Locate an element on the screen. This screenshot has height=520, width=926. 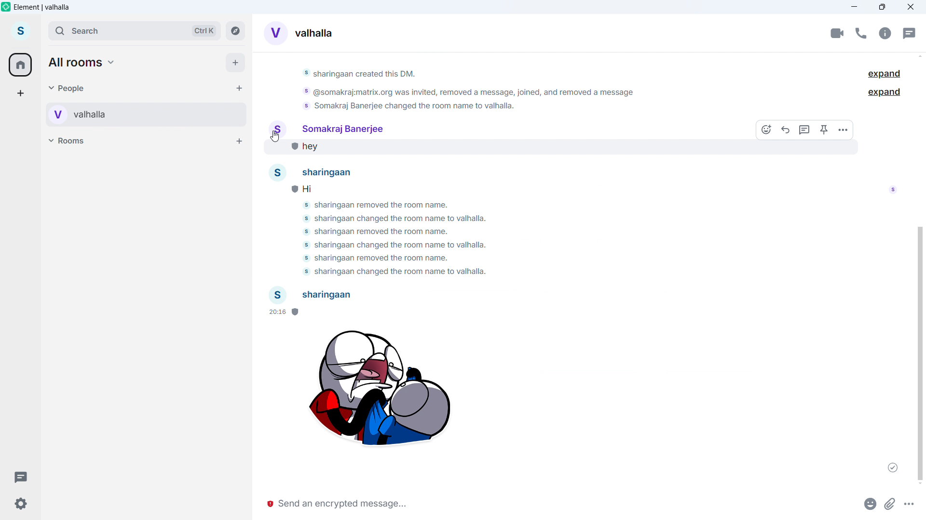
sharinggaan removed the room name is located at coordinates (374, 204).